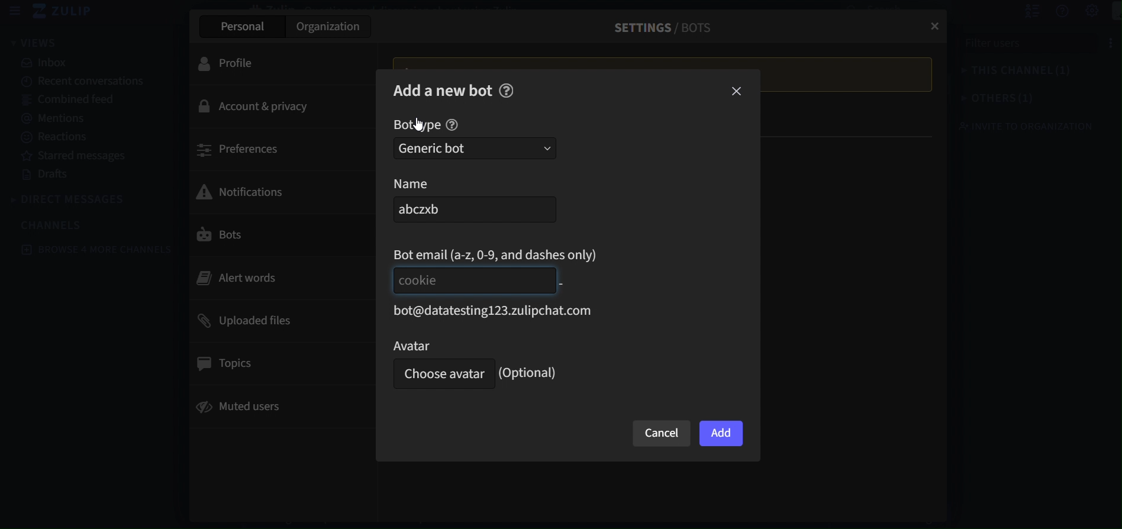  Describe the element at coordinates (1049, 12) in the screenshot. I see `get help` at that location.